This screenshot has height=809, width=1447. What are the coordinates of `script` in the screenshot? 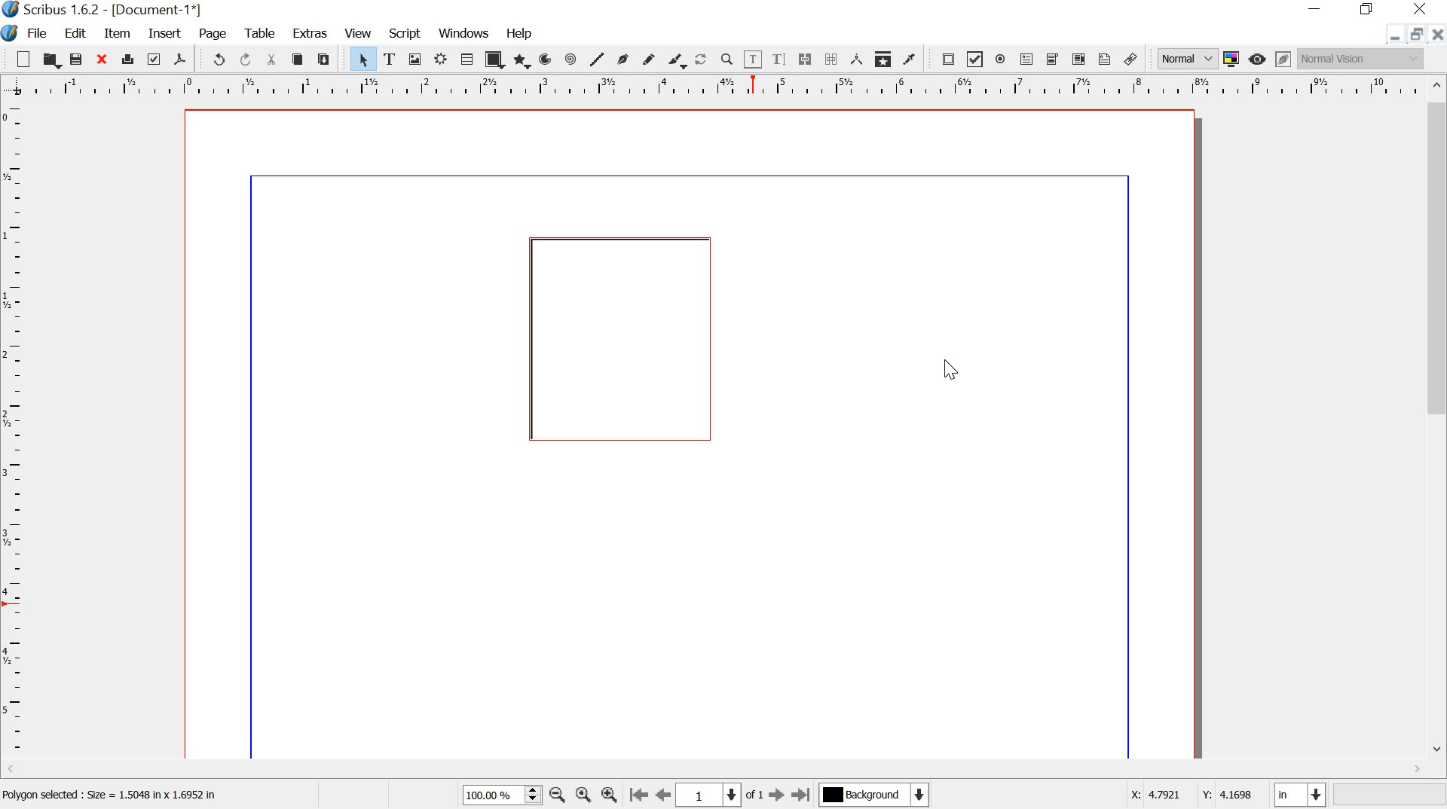 It's located at (404, 33).